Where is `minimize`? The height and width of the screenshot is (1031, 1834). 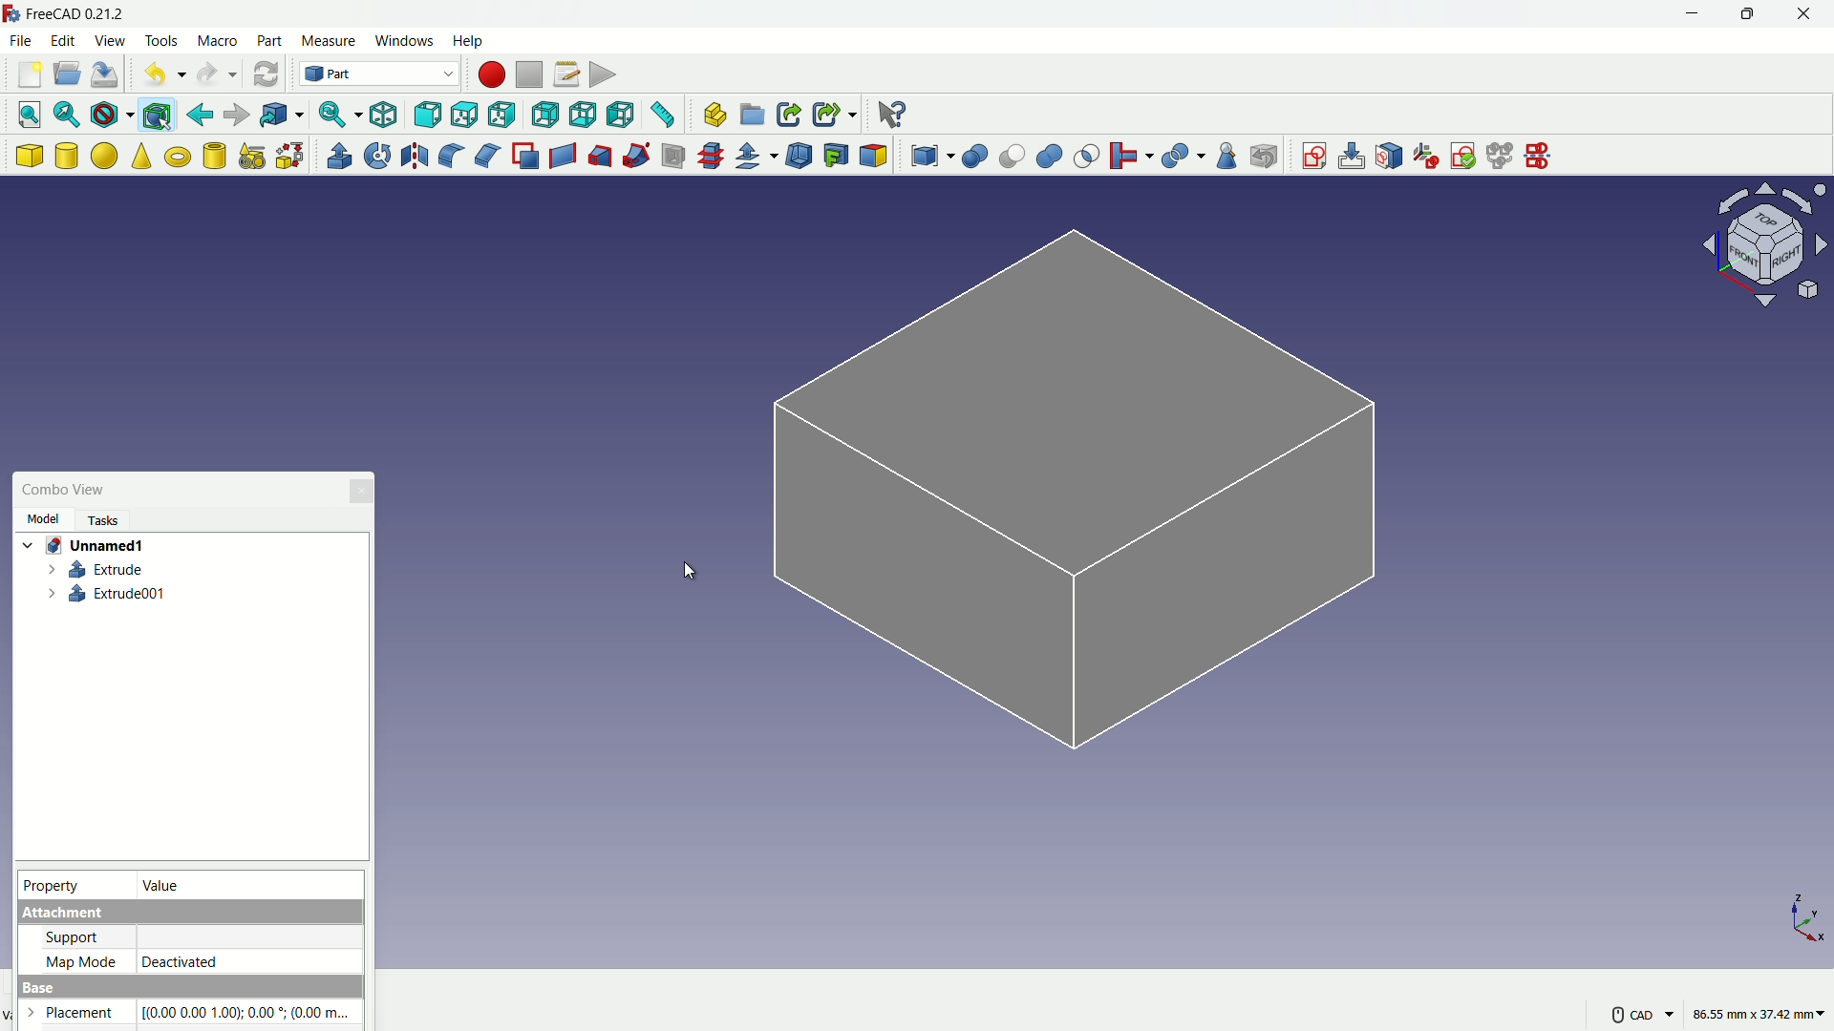 minimize is located at coordinates (1695, 14).